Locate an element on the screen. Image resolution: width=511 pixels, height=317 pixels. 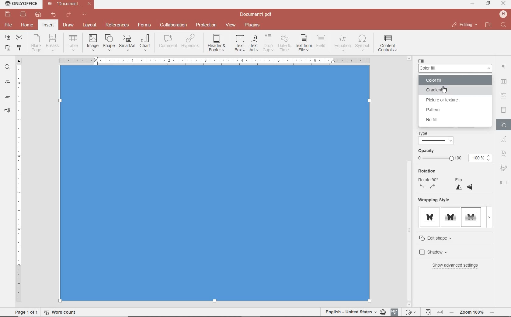
reference is located at coordinates (116, 25).